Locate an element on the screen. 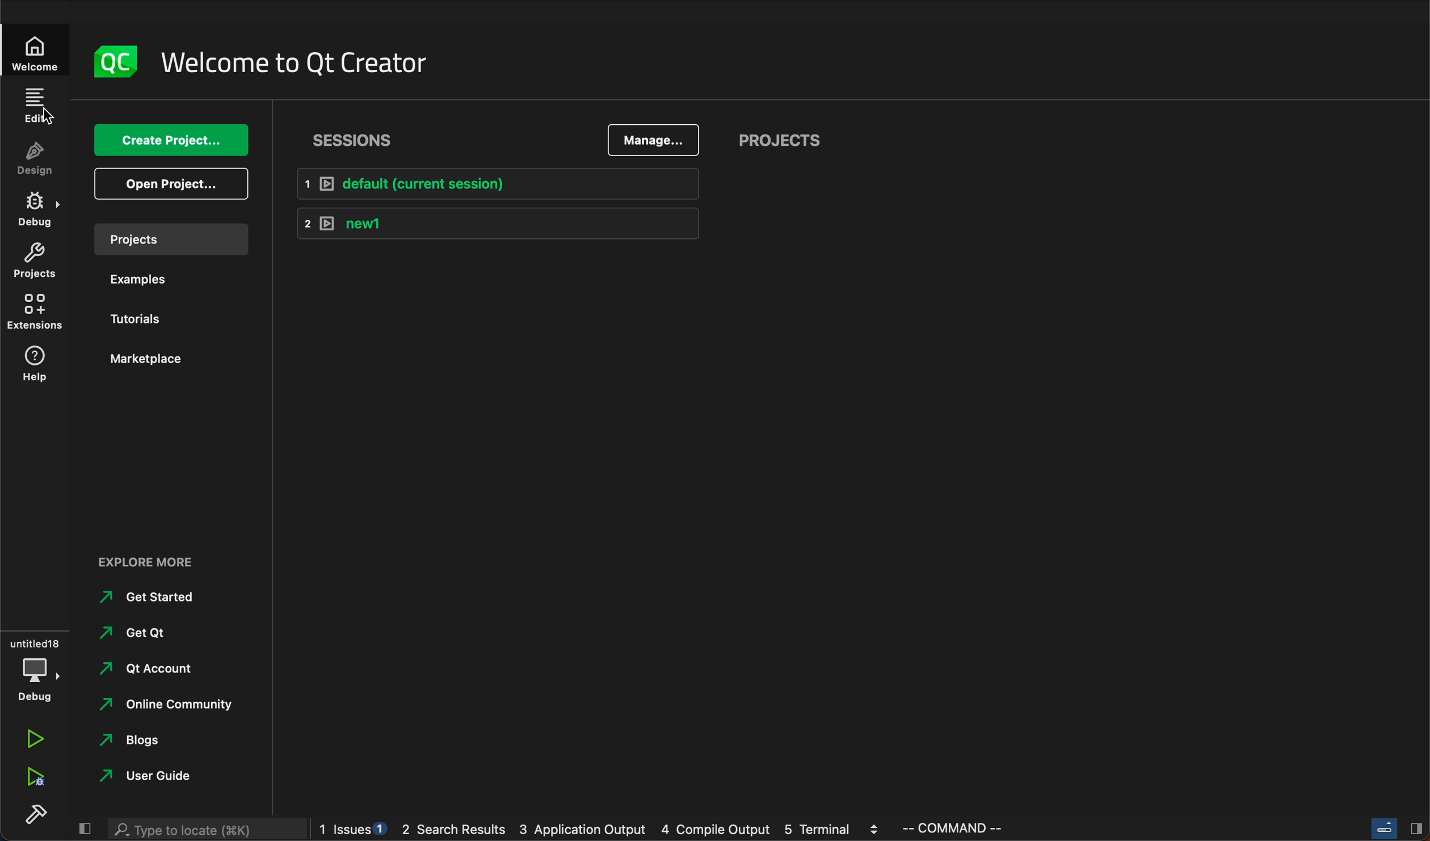 The image size is (1430, 841). run debug is located at coordinates (37, 776).